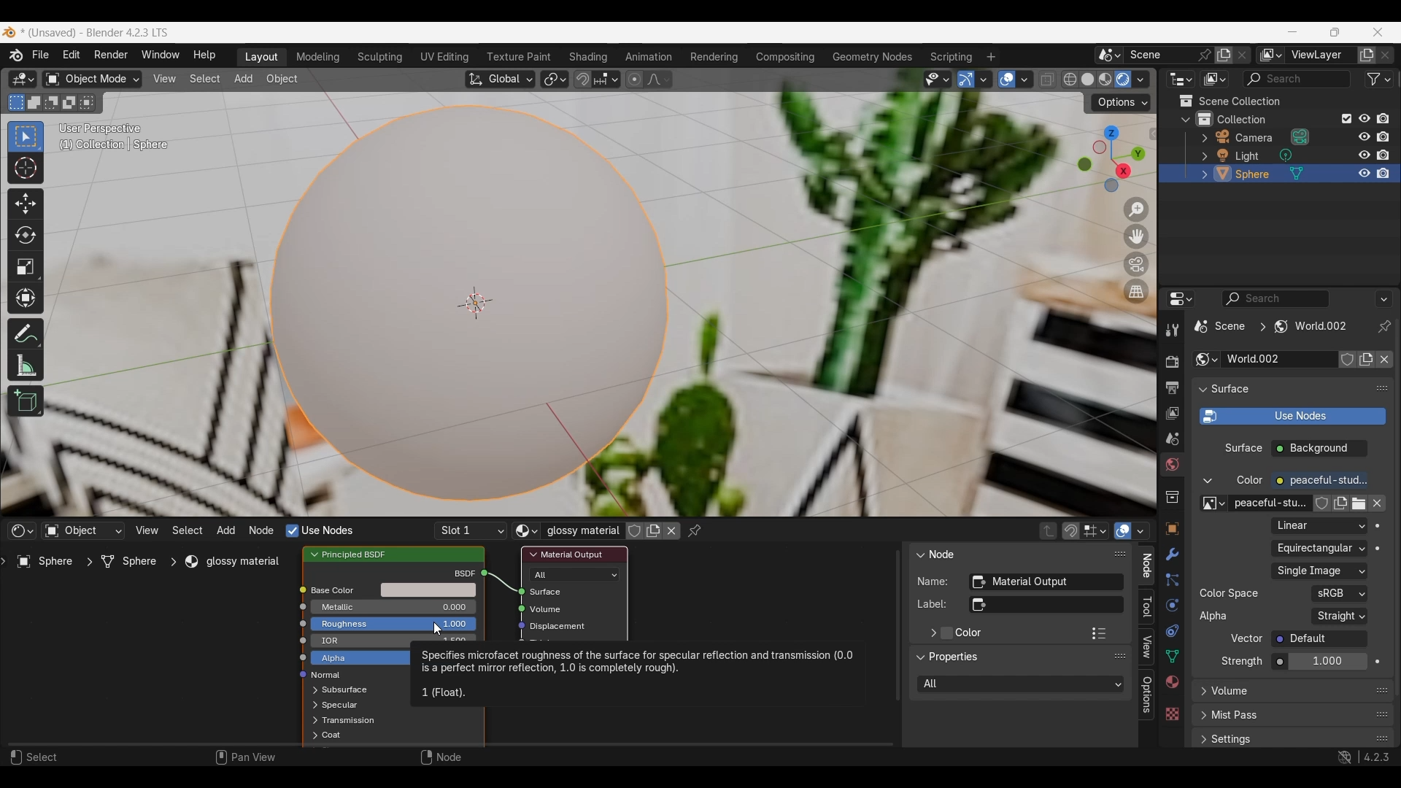 The width and height of the screenshot is (1401, 788). I want to click on Transform options, so click(1121, 103).